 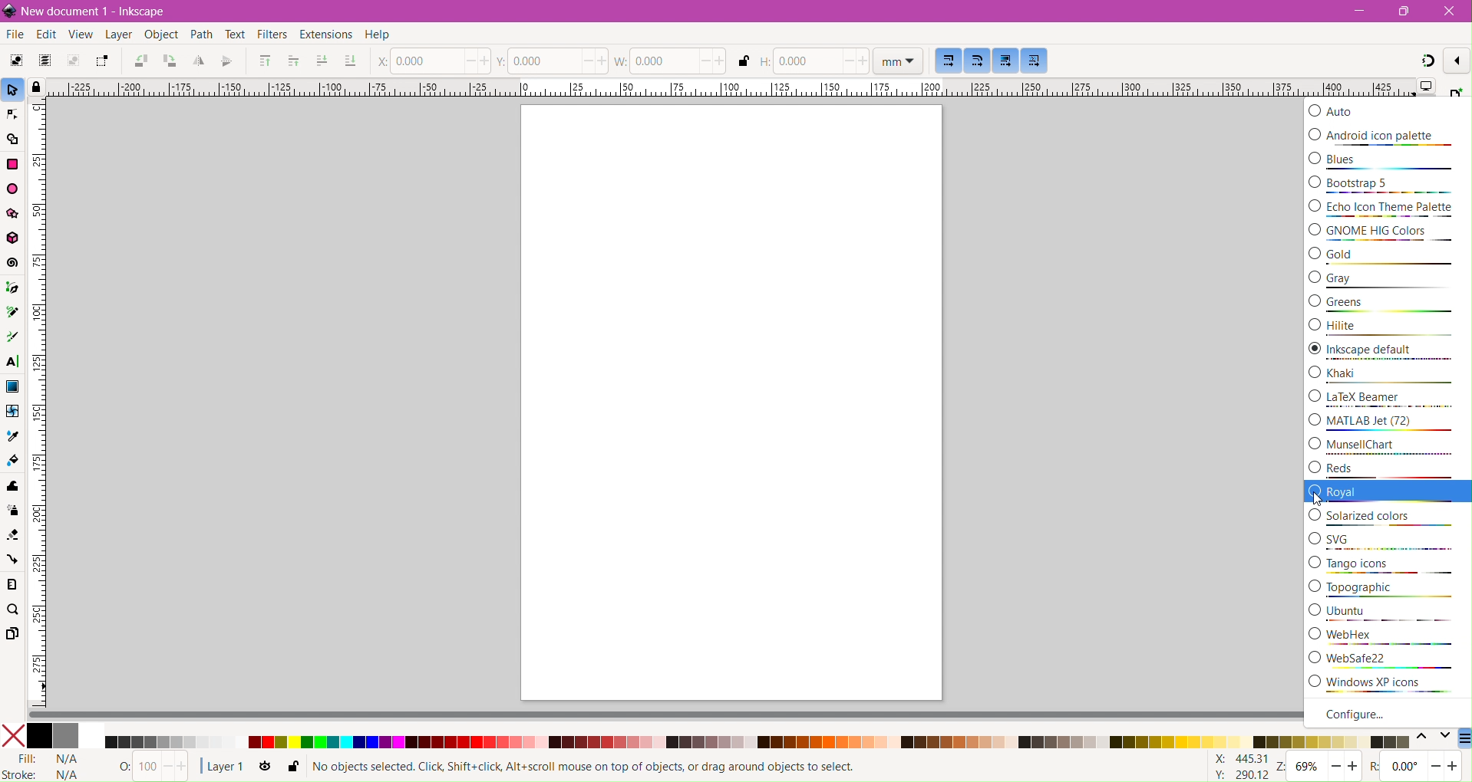 What do you see at coordinates (223, 767) in the screenshot?
I see `Current Layer` at bounding box center [223, 767].